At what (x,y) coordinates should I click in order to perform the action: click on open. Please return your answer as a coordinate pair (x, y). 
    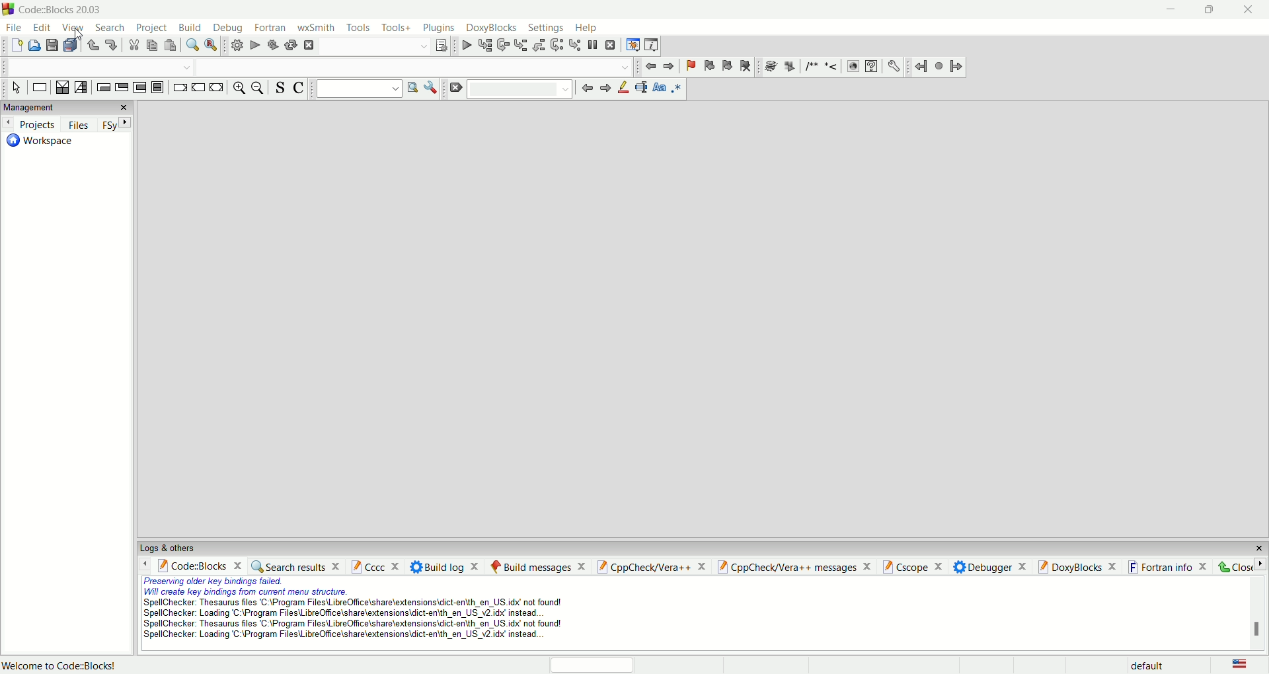
    Looking at the image, I should click on (34, 46).